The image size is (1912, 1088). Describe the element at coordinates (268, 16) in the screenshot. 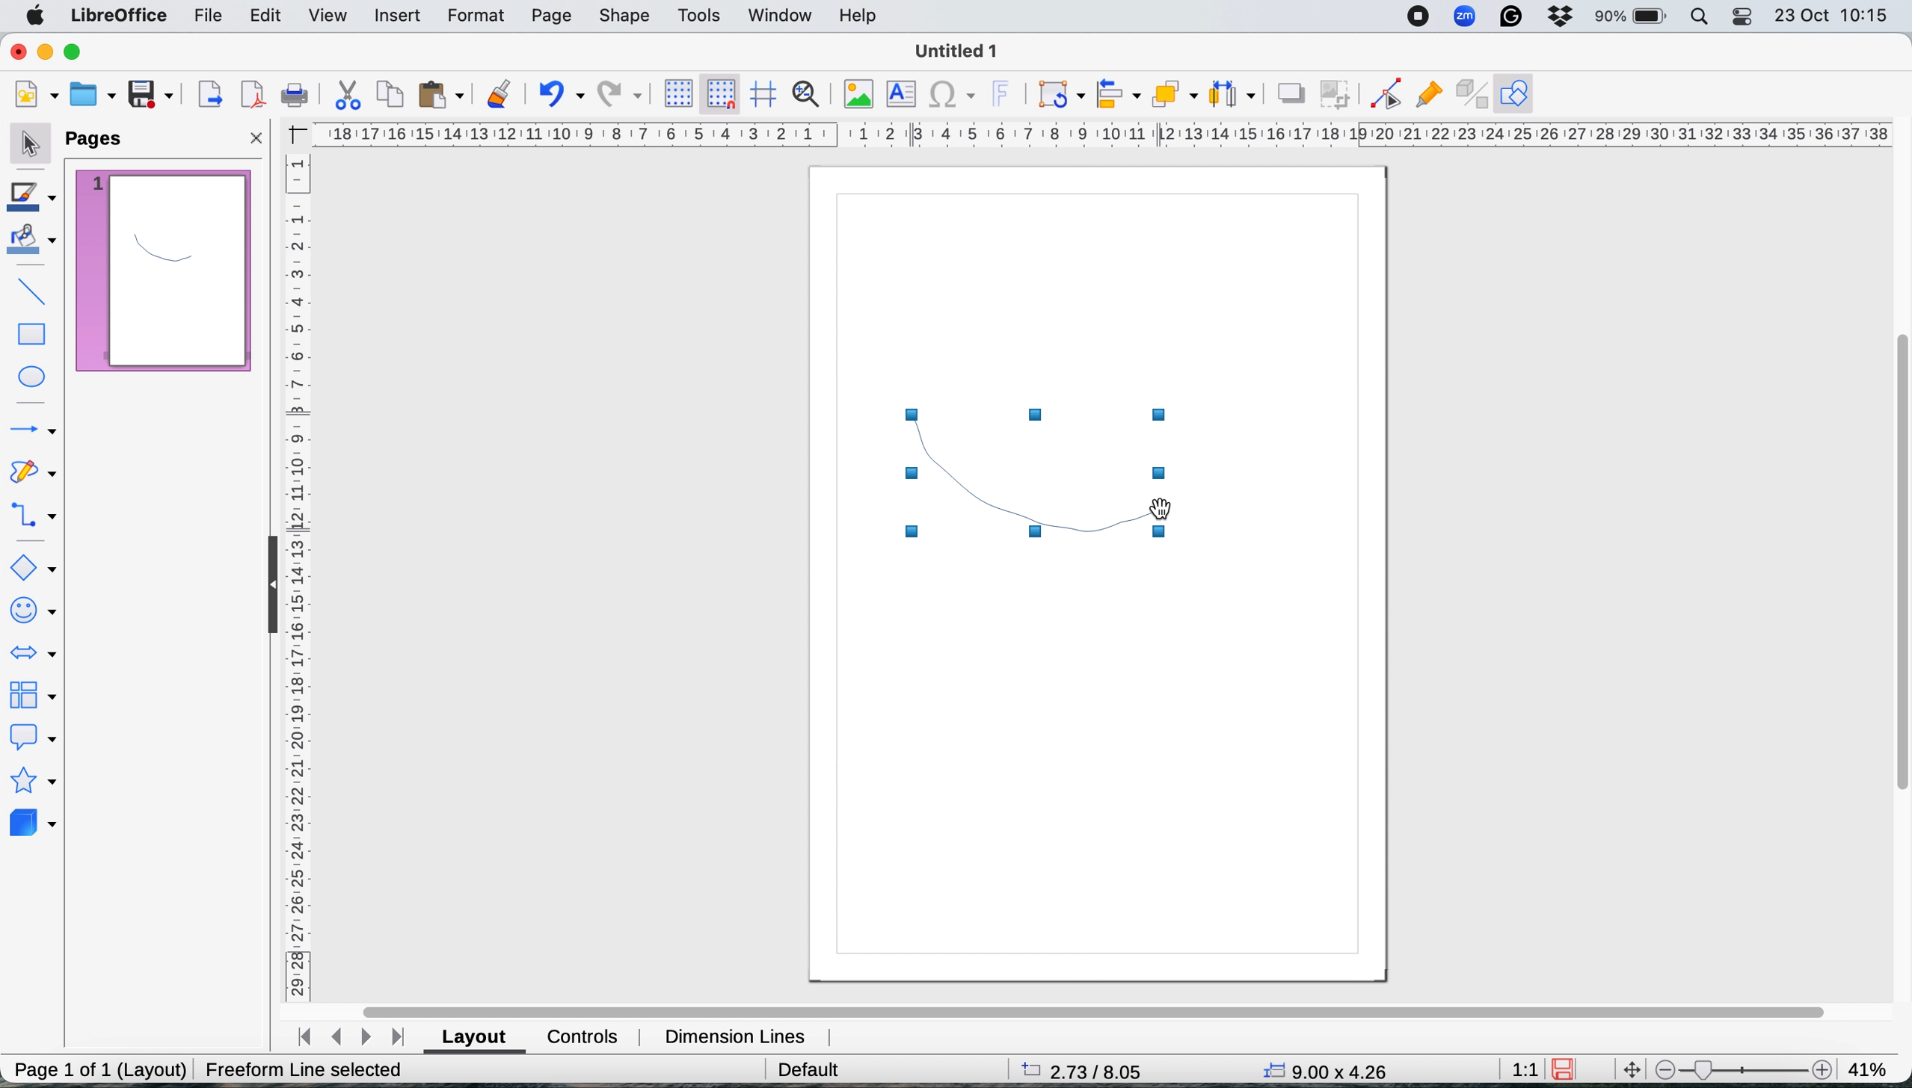

I see `edit` at that location.